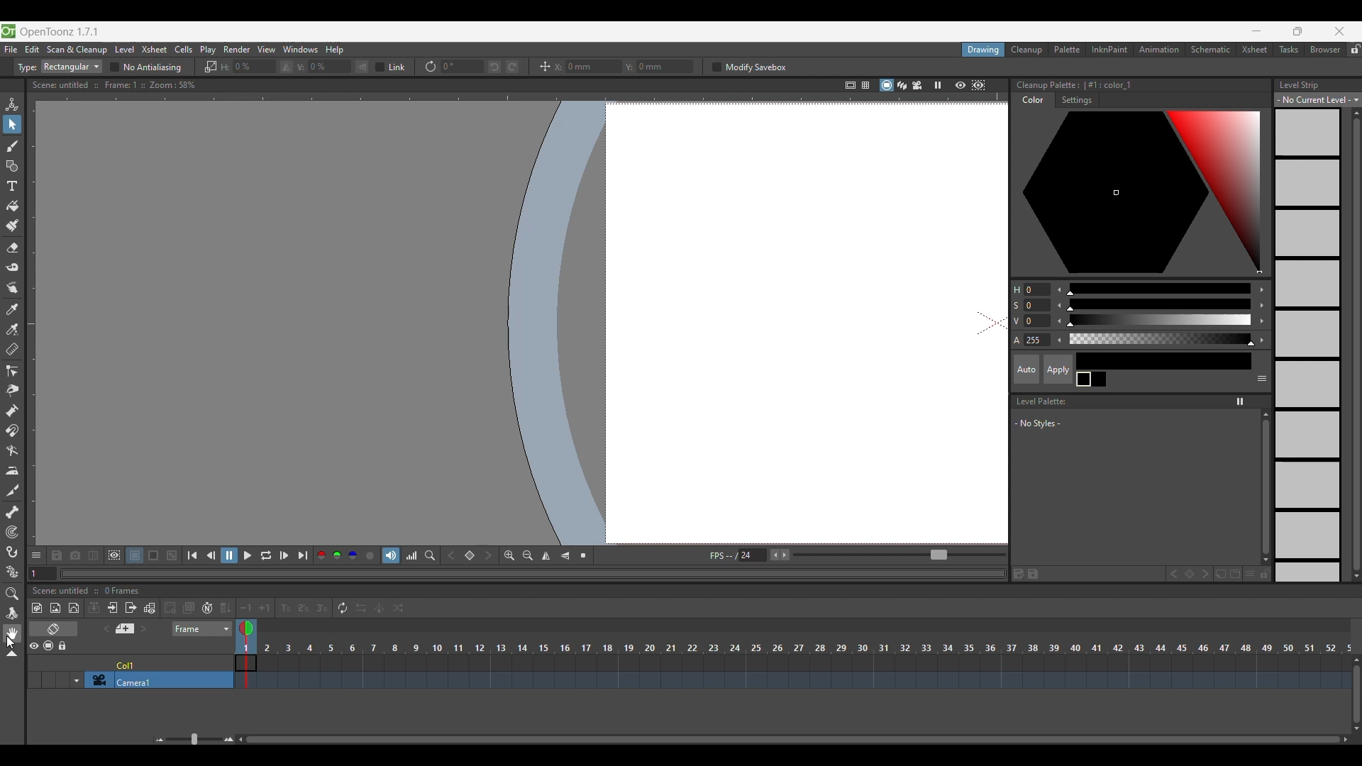 This screenshot has width=1362, height=766. What do you see at coordinates (55, 607) in the screenshot?
I see `New raster level` at bounding box center [55, 607].